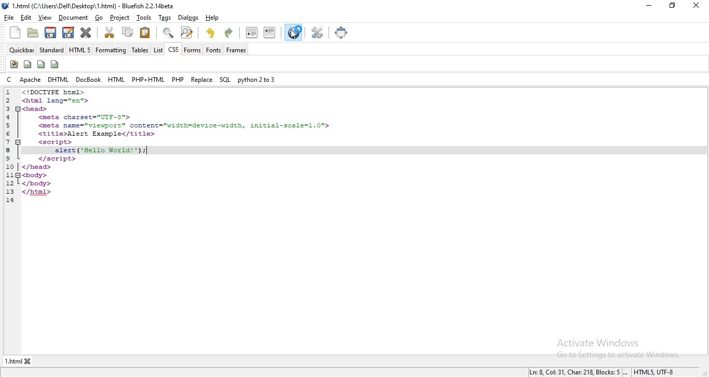 This screenshot has height=377, width=709. I want to click on close, so click(697, 6).